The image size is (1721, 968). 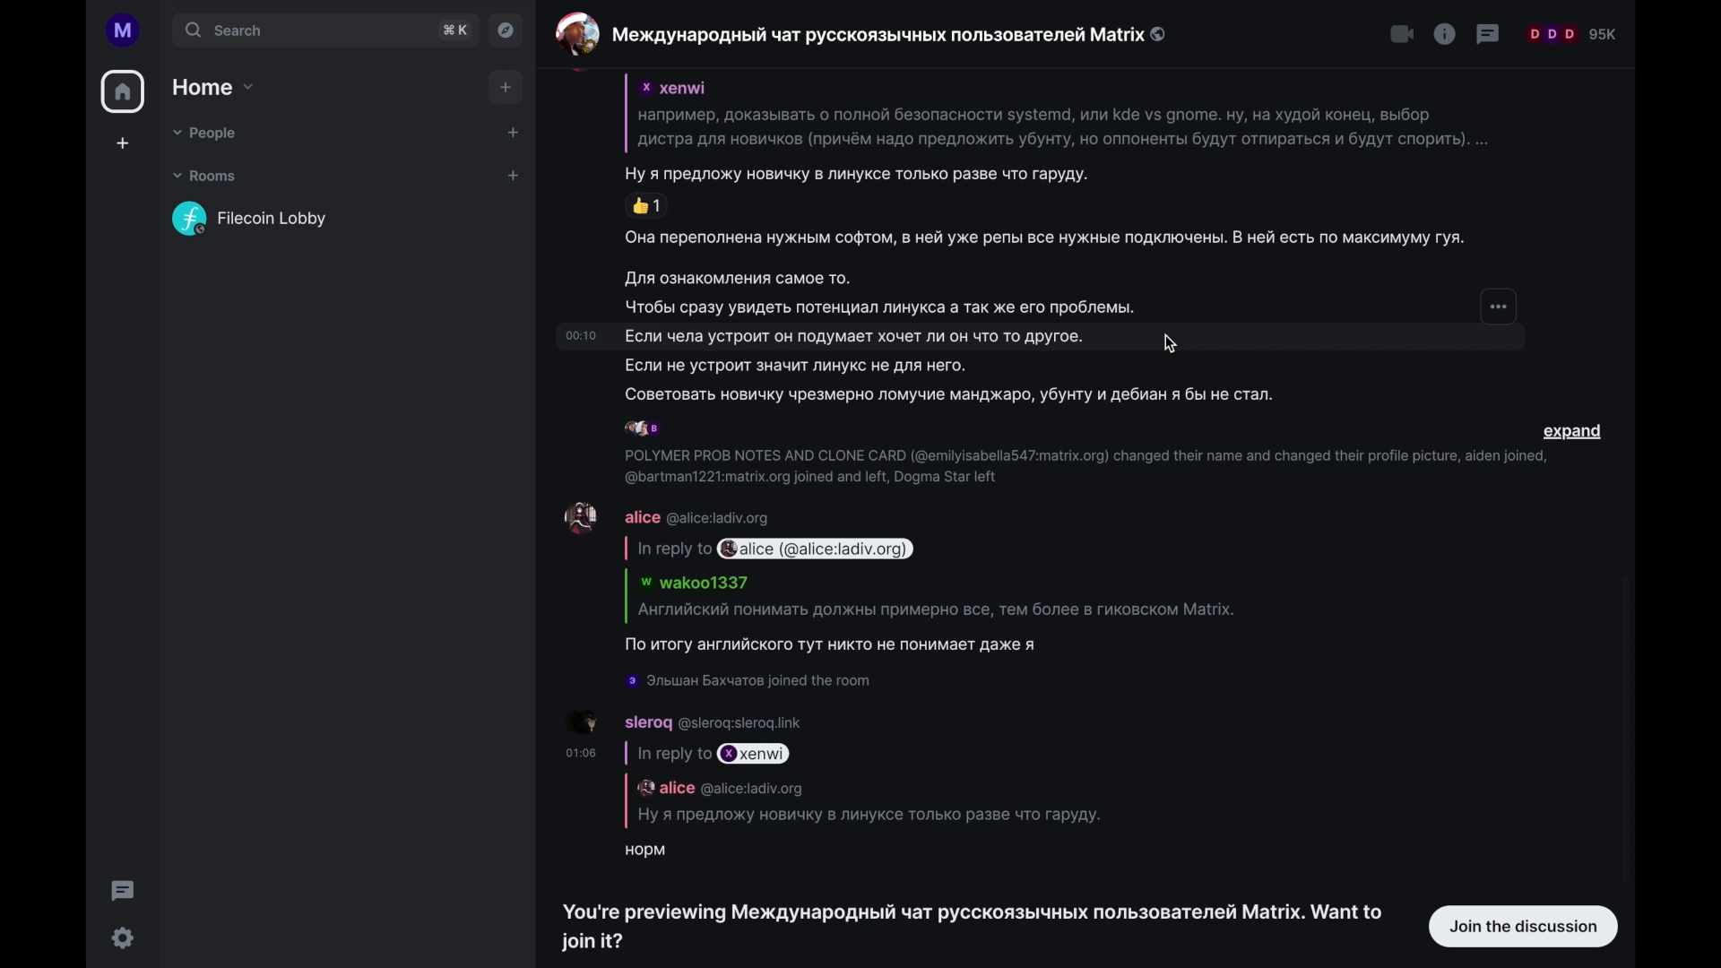 I want to click on search, so click(x=300, y=31).